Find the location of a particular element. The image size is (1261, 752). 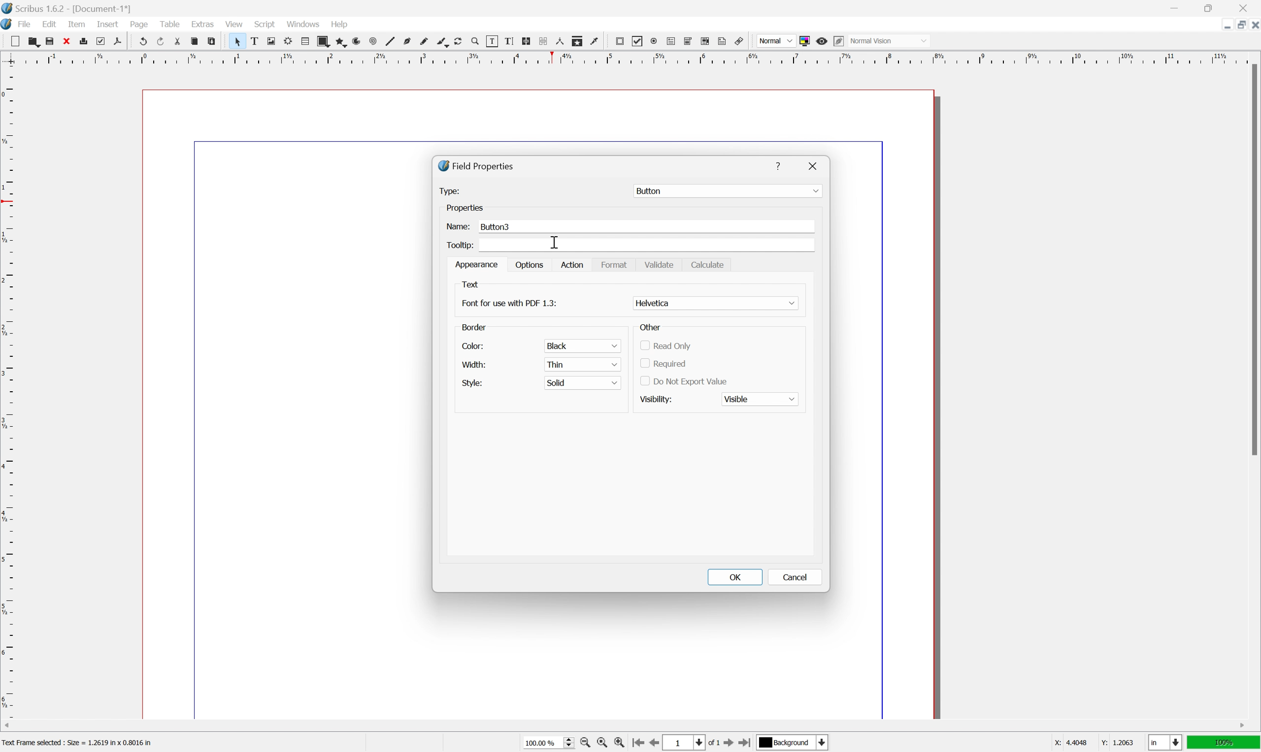

measurements is located at coordinates (560, 42).